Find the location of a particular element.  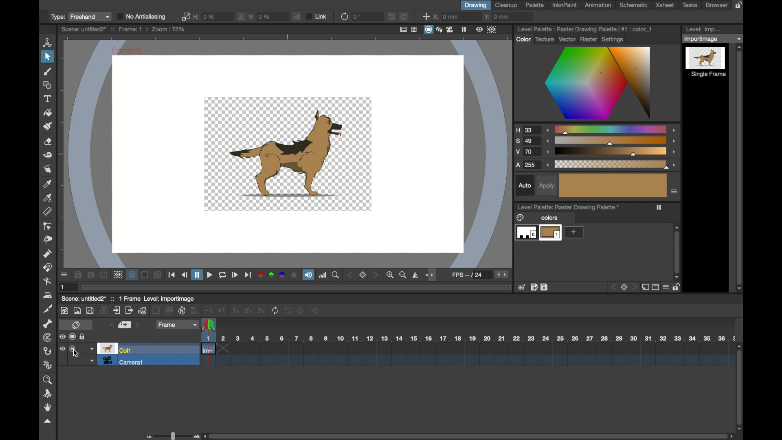

animate is located at coordinates (301, 310).